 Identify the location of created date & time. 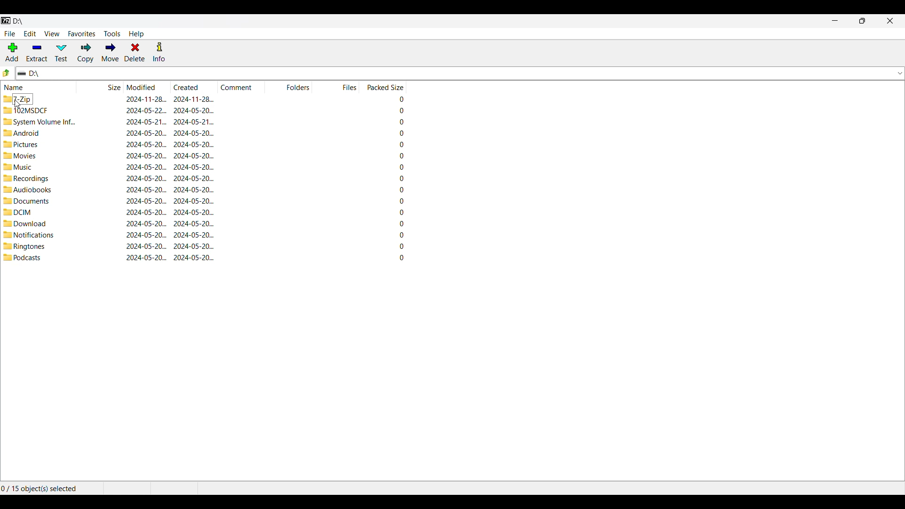
(193, 110).